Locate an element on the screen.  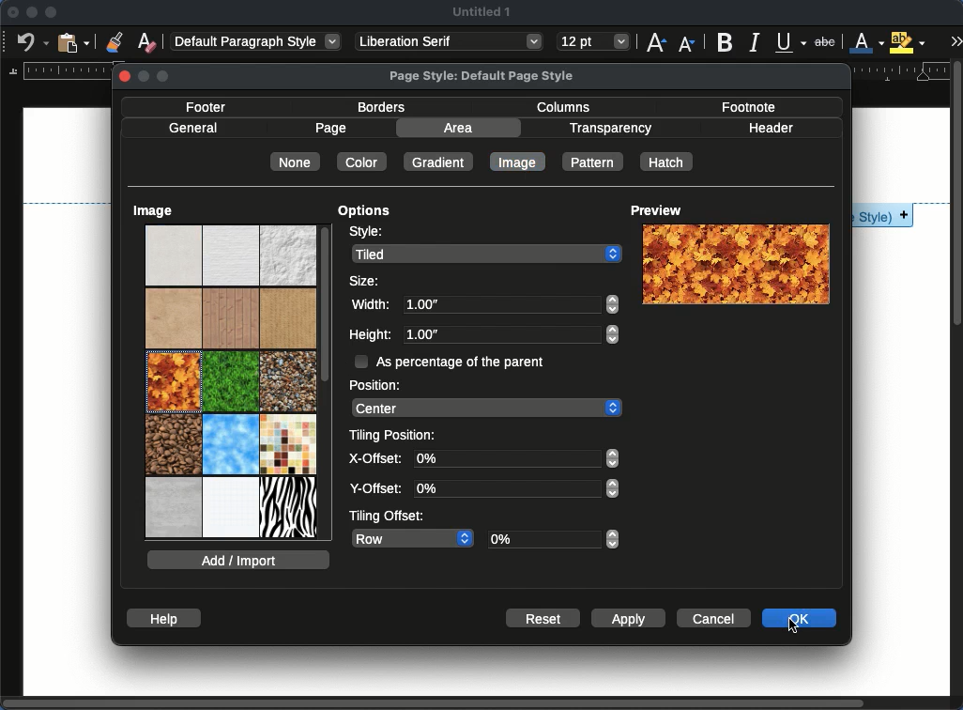
close is located at coordinates (13, 12).